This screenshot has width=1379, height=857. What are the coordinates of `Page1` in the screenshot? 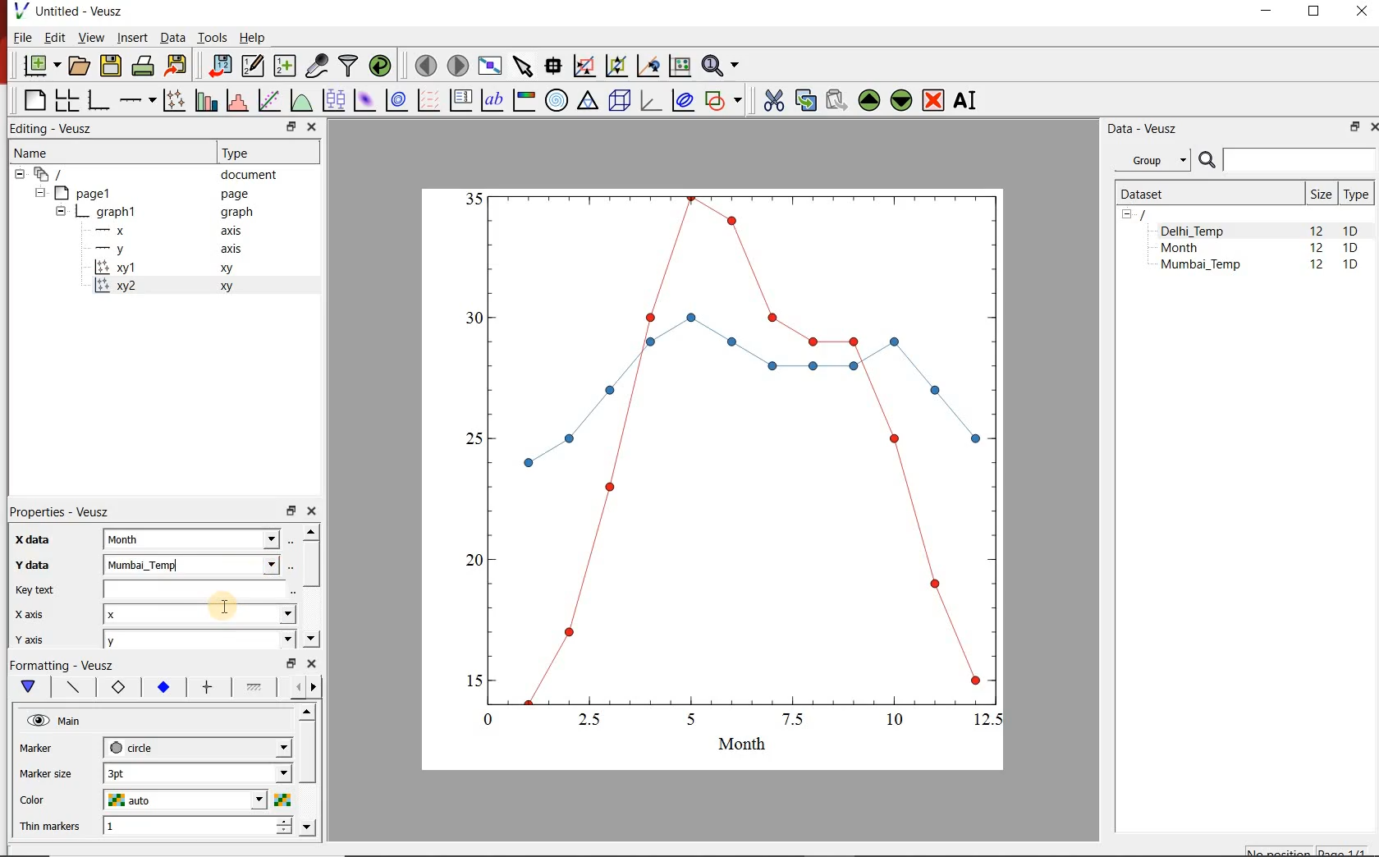 It's located at (143, 193).